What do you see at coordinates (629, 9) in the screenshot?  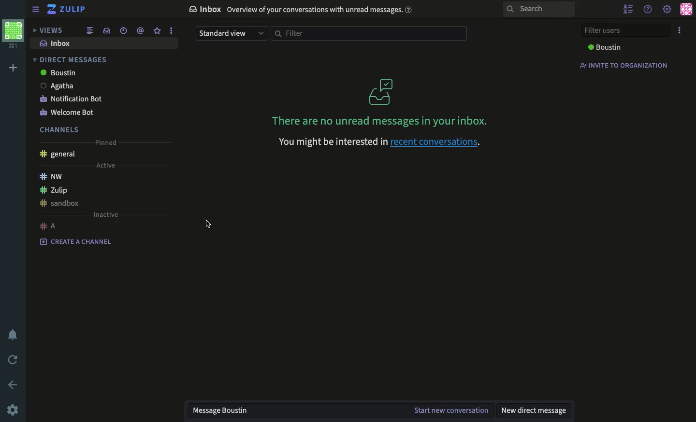 I see `hide user list` at bounding box center [629, 9].